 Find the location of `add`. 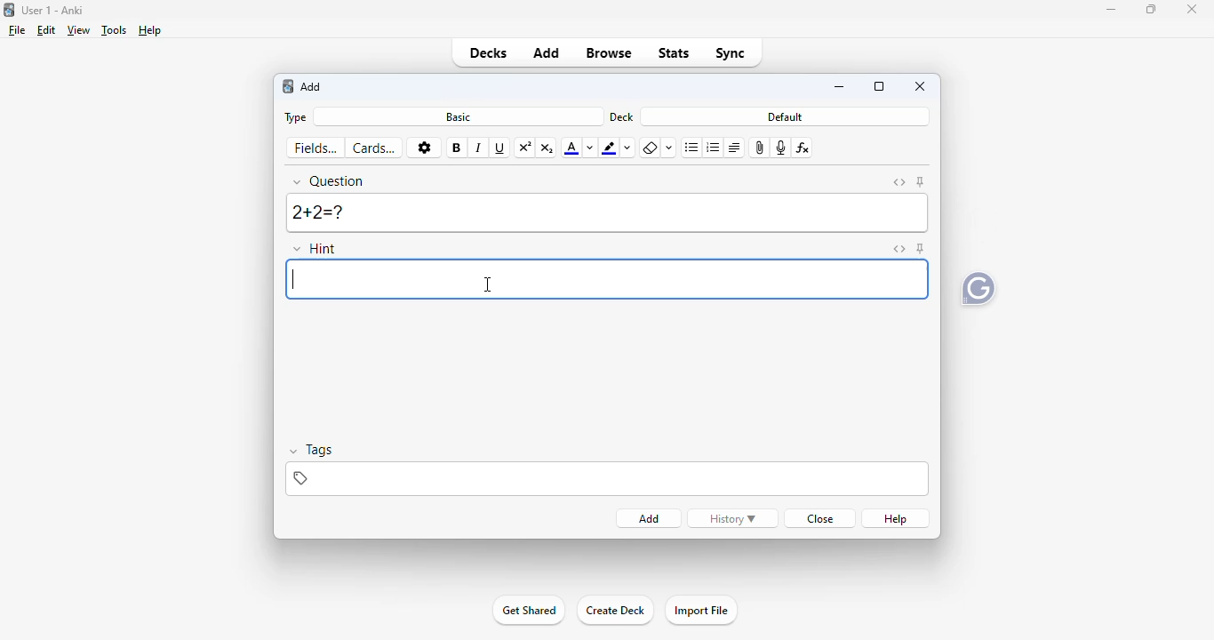

add is located at coordinates (547, 52).